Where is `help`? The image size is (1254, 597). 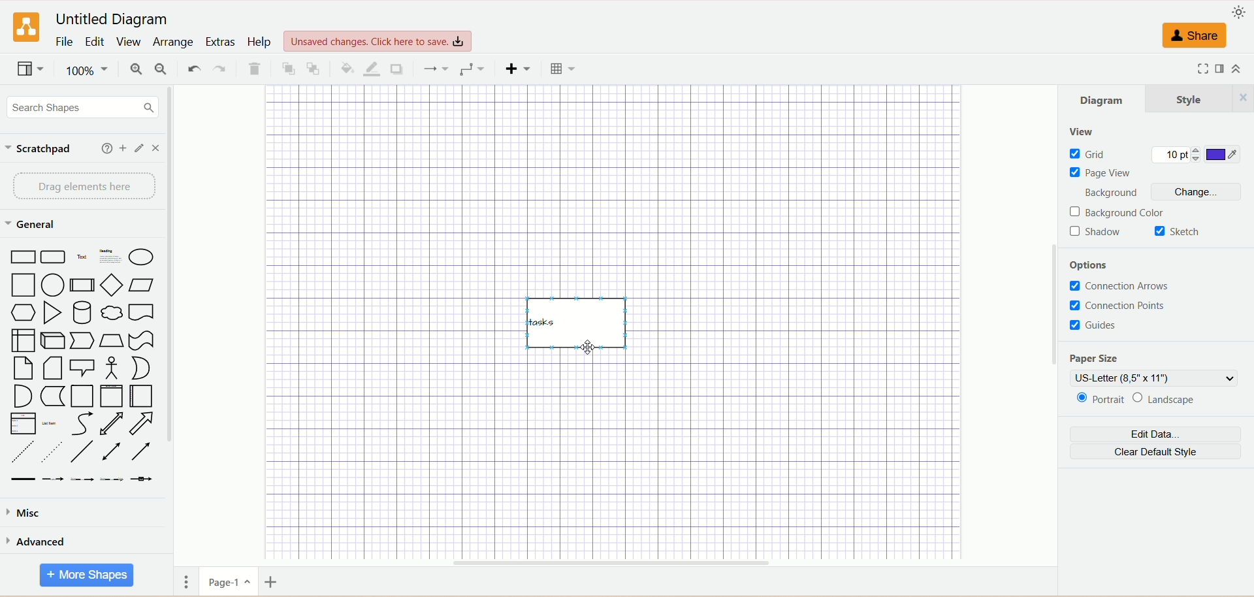
help is located at coordinates (260, 42).